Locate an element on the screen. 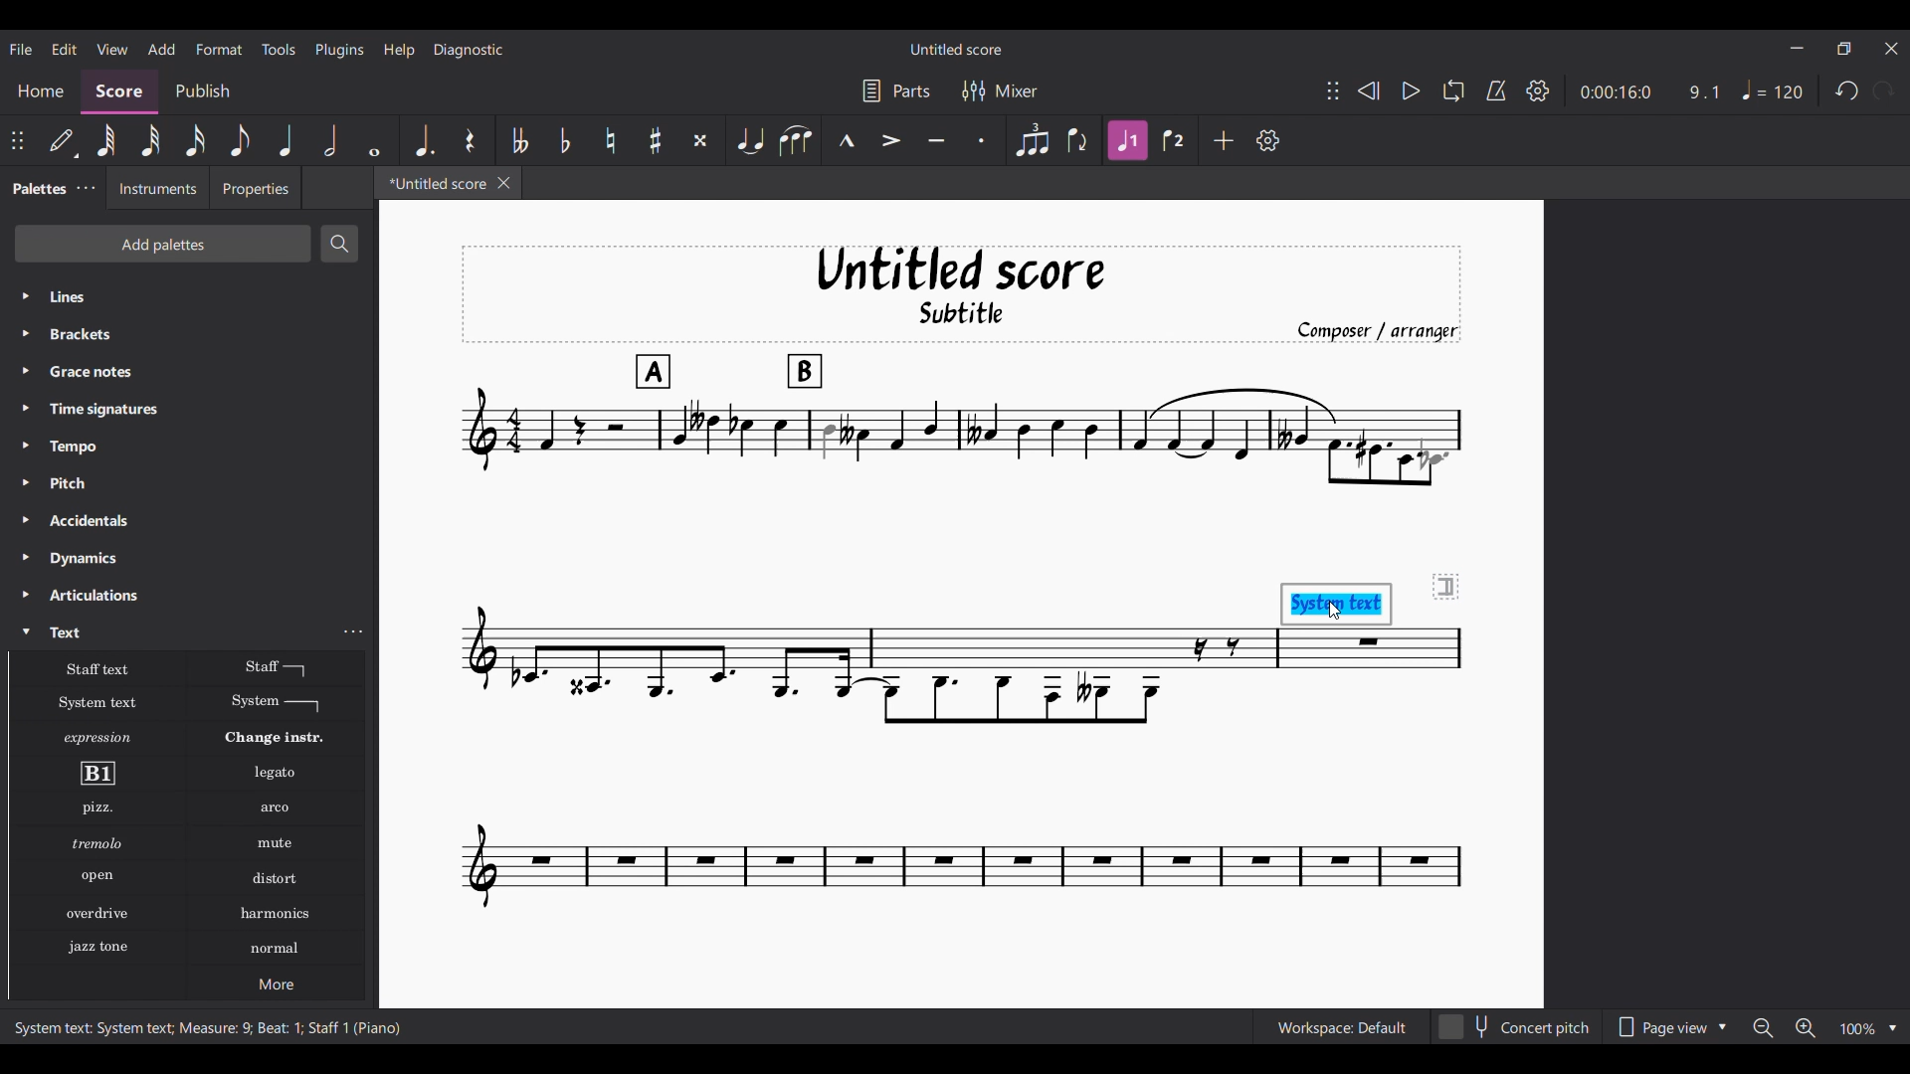 The image size is (1910, 1074). Default is located at coordinates (63, 140).